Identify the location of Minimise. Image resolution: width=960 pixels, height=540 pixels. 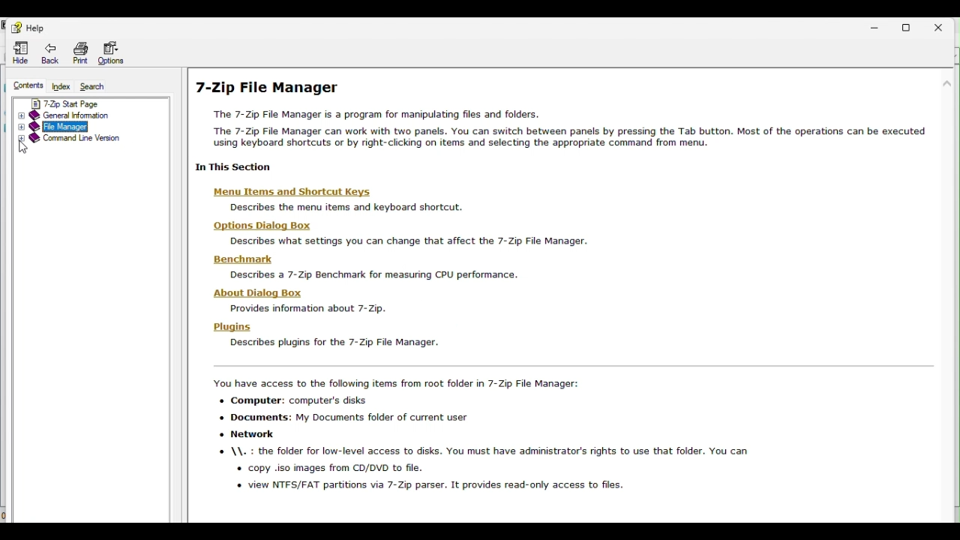
(876, 28).